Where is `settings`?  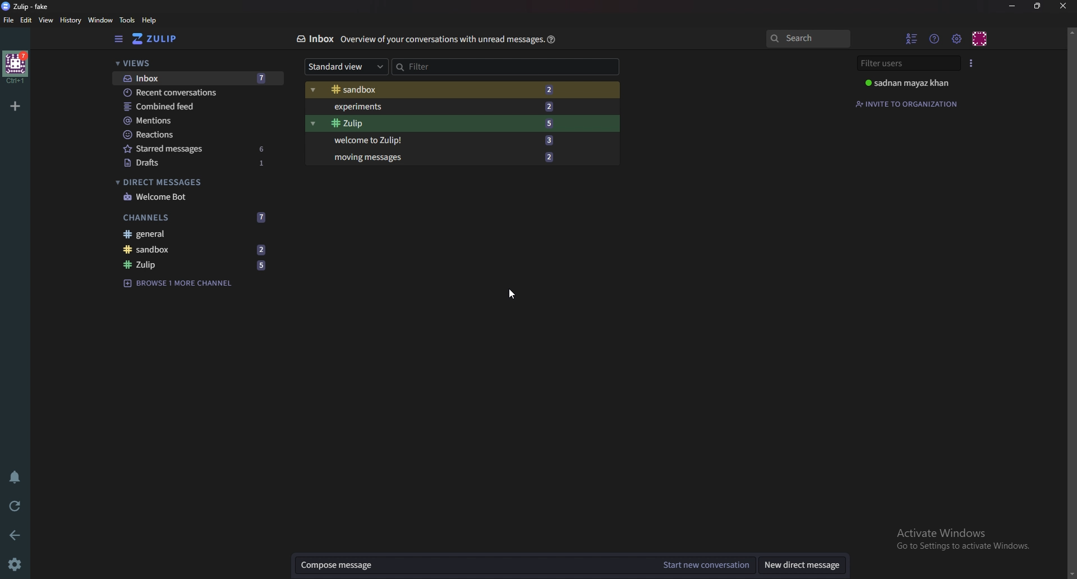 settings is located at coordinates (17, 563).